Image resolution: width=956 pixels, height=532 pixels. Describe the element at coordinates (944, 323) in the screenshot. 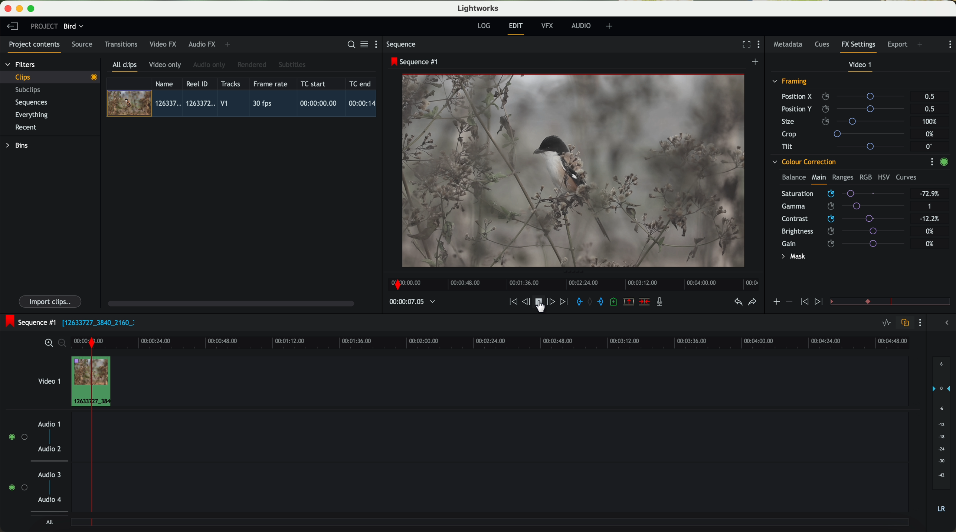

I see `show/hide the full audio mix` at that location.